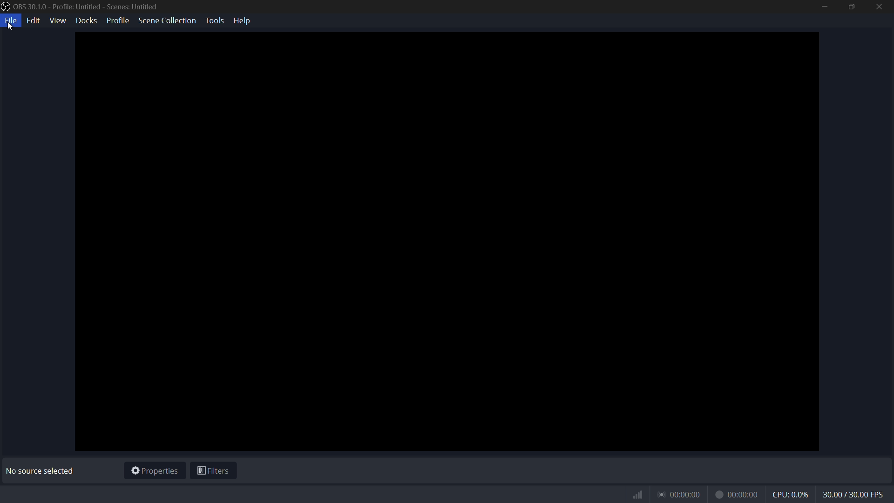  I want to click on view menu, so click(58, 20).